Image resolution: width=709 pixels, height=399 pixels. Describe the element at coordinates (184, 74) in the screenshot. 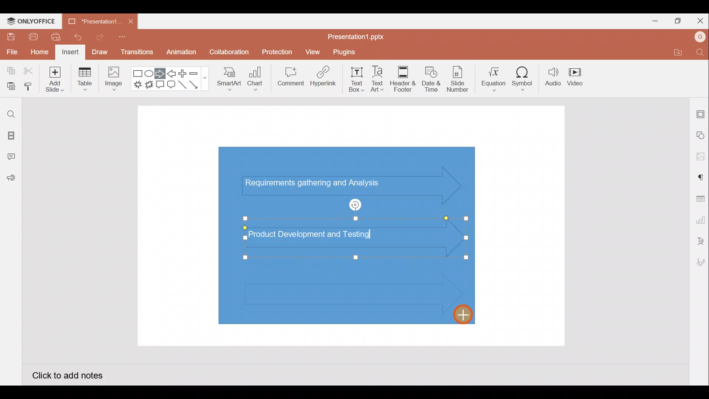

I see `Plus` at that location.